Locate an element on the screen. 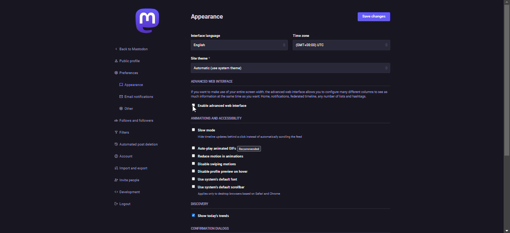 The width and height of the screenshot is (510, 233). discovery is located at coordinates (200, 204).